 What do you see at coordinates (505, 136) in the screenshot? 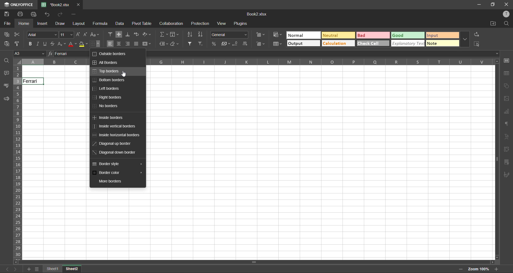
I see `text` at bounding box center [505, 136].